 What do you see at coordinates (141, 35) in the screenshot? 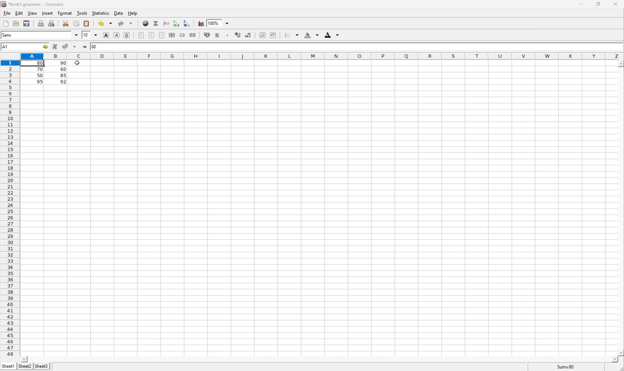
I see `Align Right` at bounding box center [141, 35].